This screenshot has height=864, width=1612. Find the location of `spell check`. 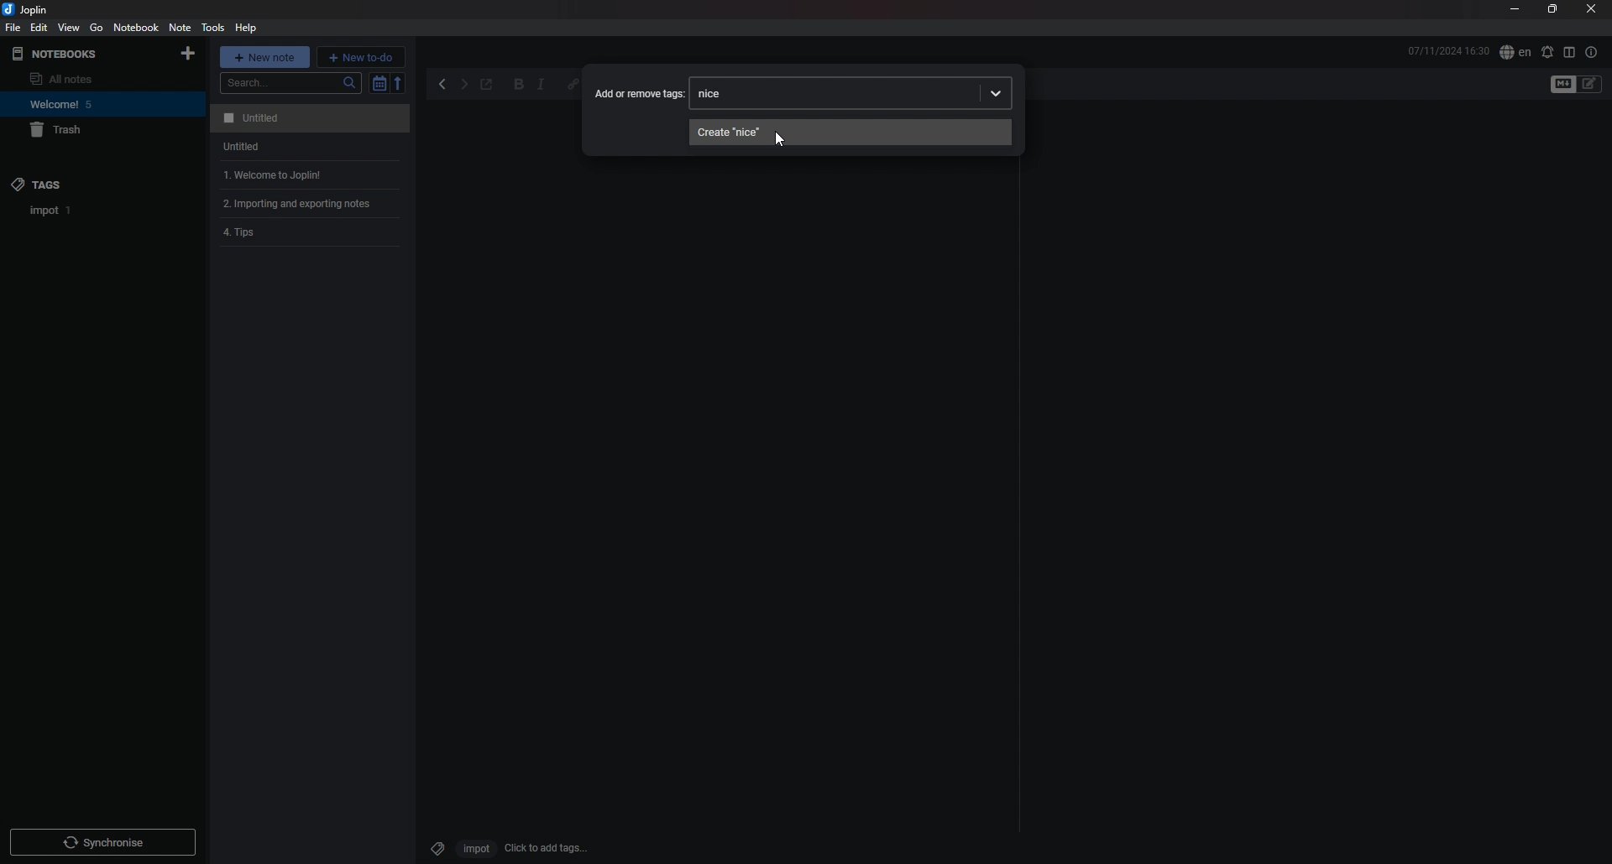

spell check is located at coordinates (1515, 53).